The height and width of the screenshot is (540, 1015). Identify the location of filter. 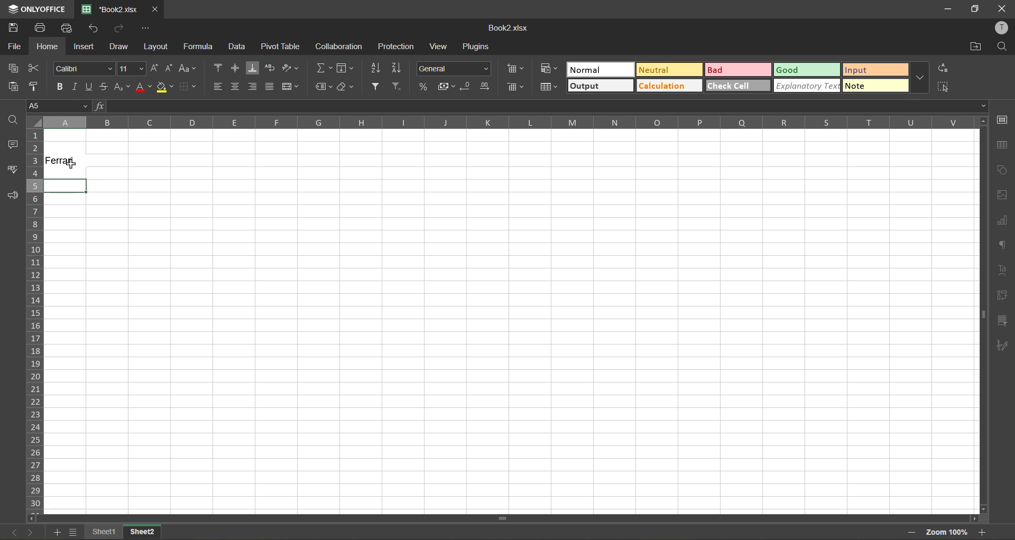
(378, 86).